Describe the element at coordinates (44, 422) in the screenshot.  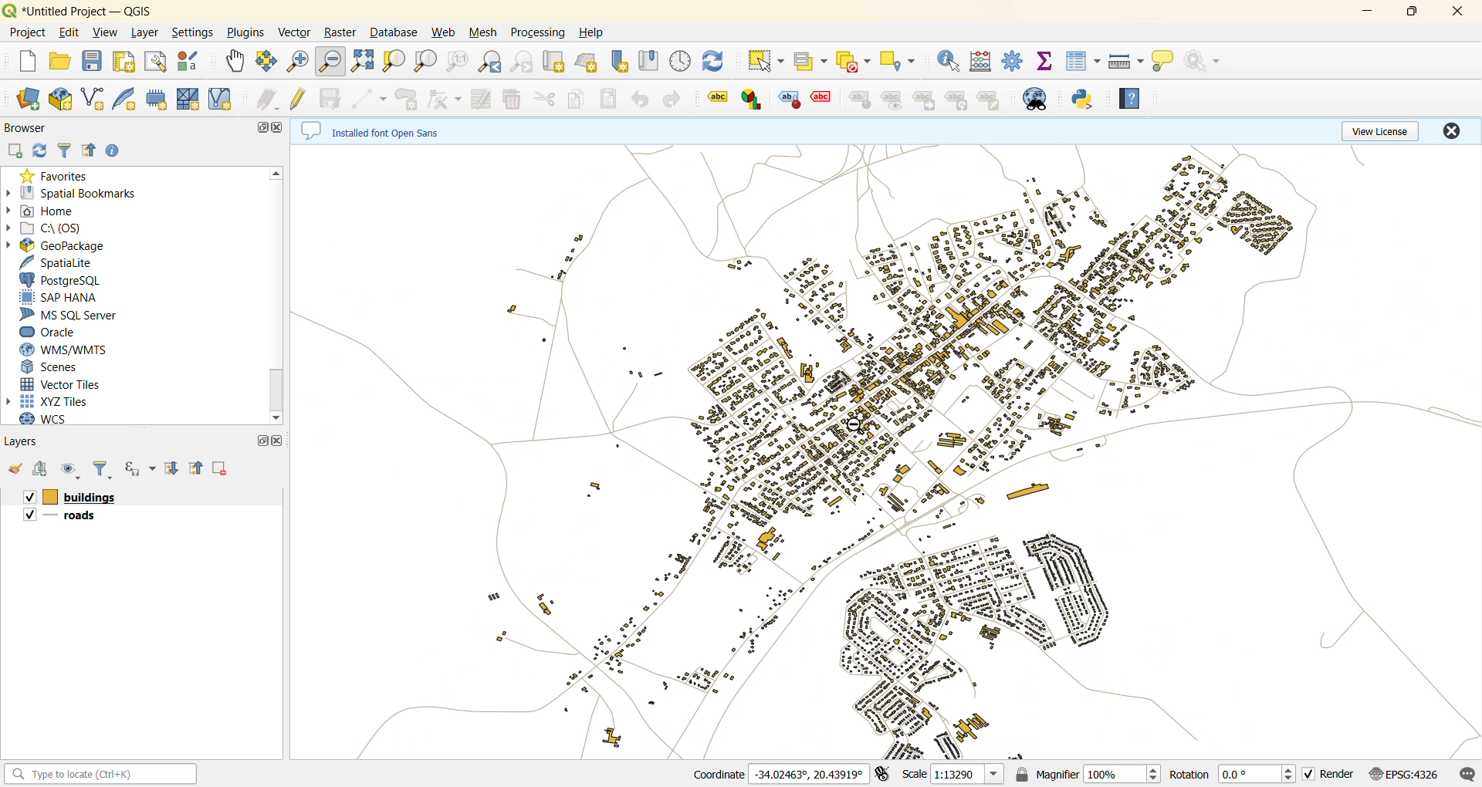
I see `wcs` at that location.